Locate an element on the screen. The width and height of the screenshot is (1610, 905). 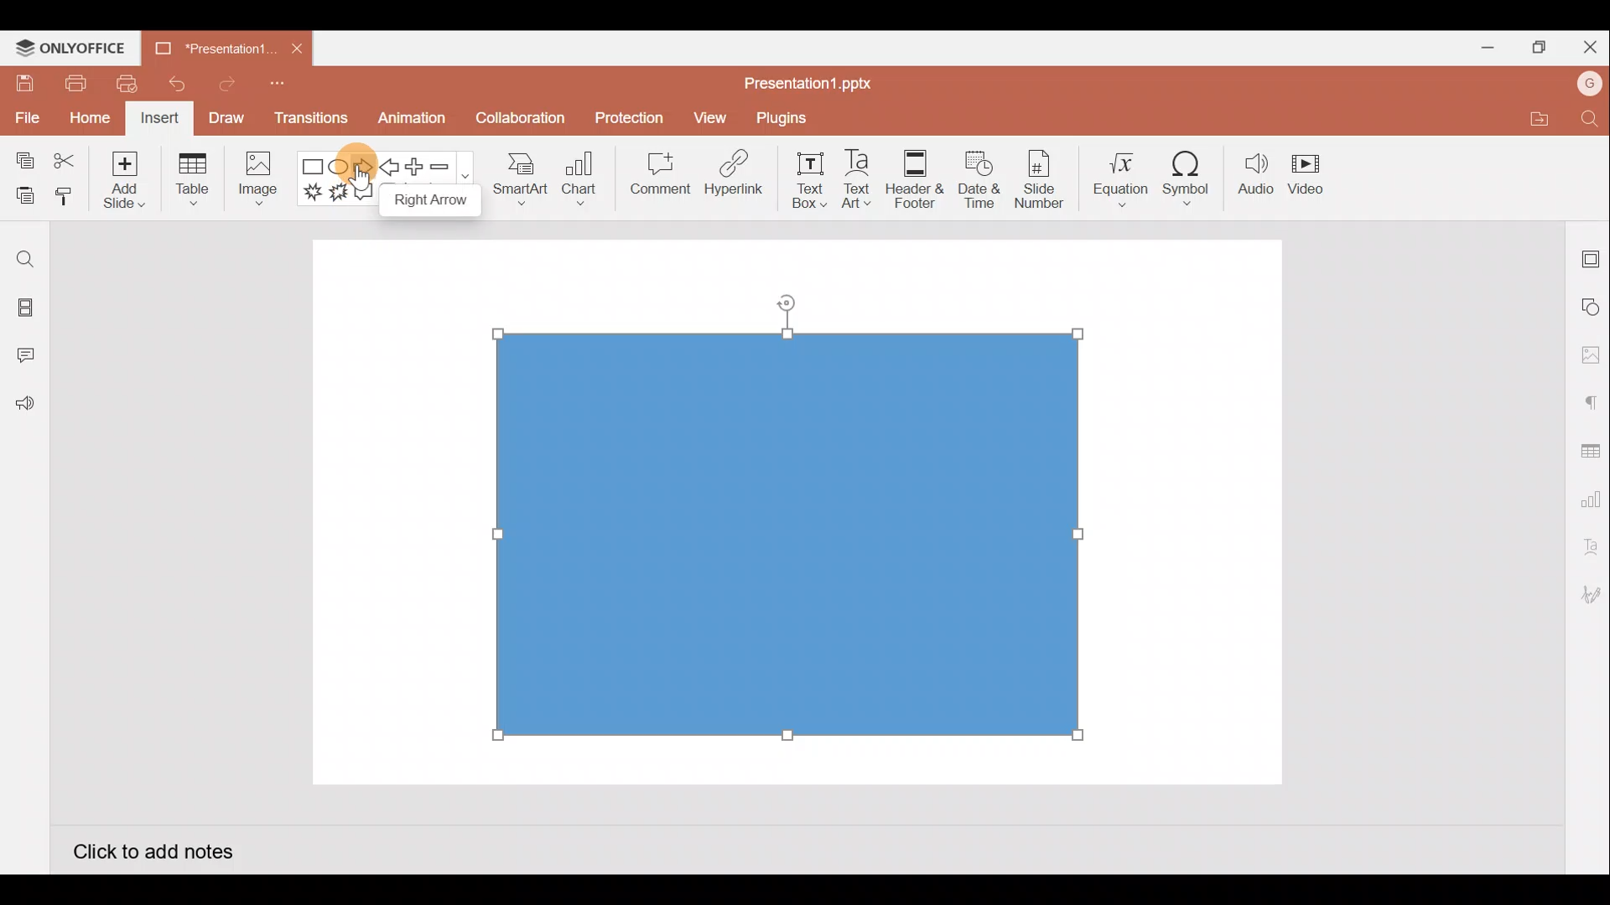
Right arrow is located at coordinates (423, 199).